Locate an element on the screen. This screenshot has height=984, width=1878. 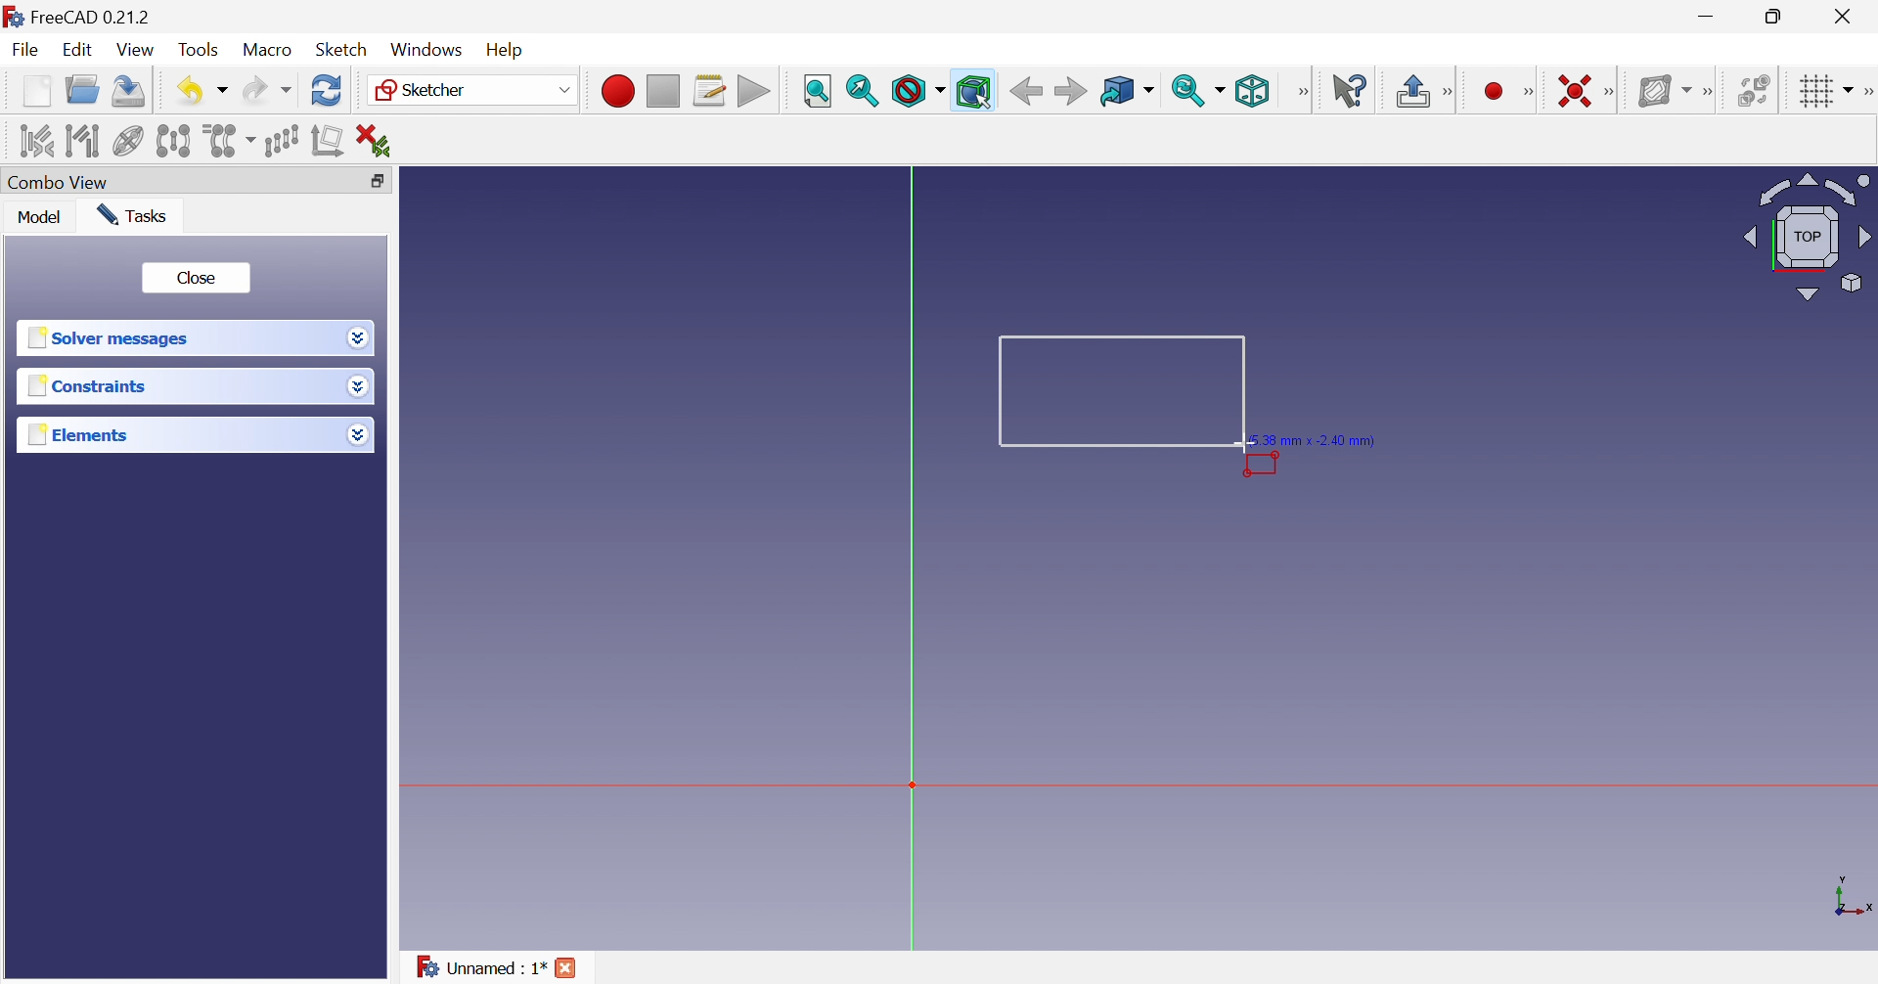
Leave sketch is located at coordinates (1413, 92).